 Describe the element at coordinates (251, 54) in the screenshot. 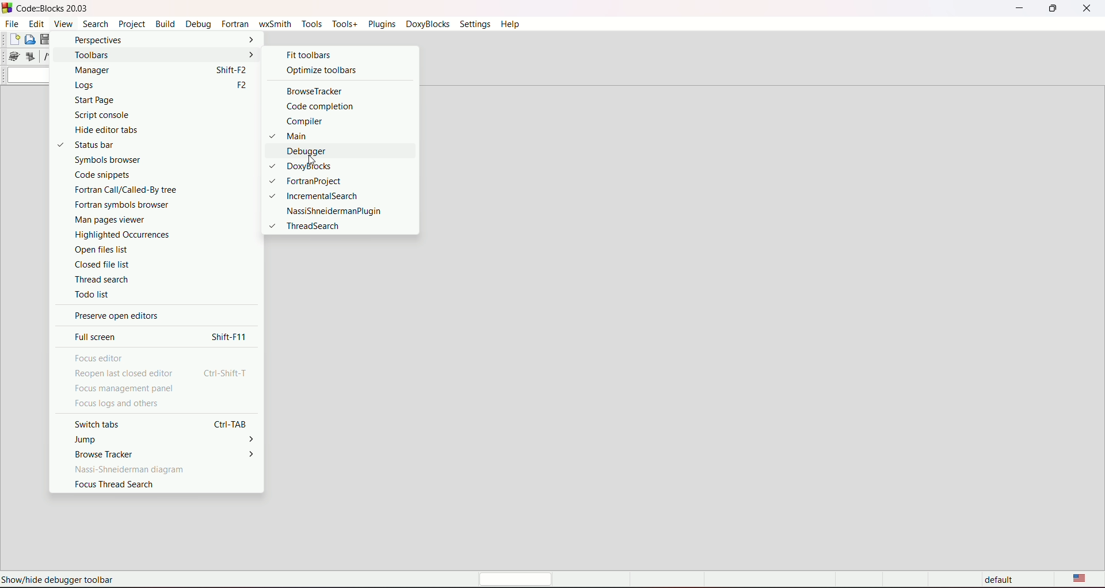

I see `arrow` at that location.